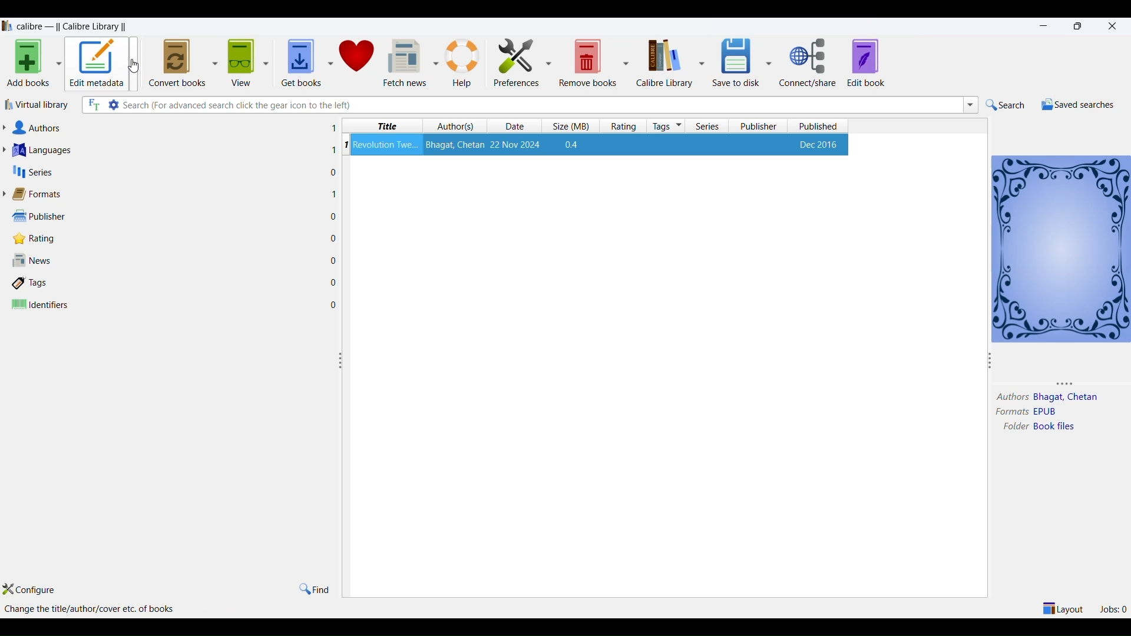 This screenshot has height=636, width=1131. Describe the element at coordinates (1014, 427) in the screenshot. I see `folder` at that location.